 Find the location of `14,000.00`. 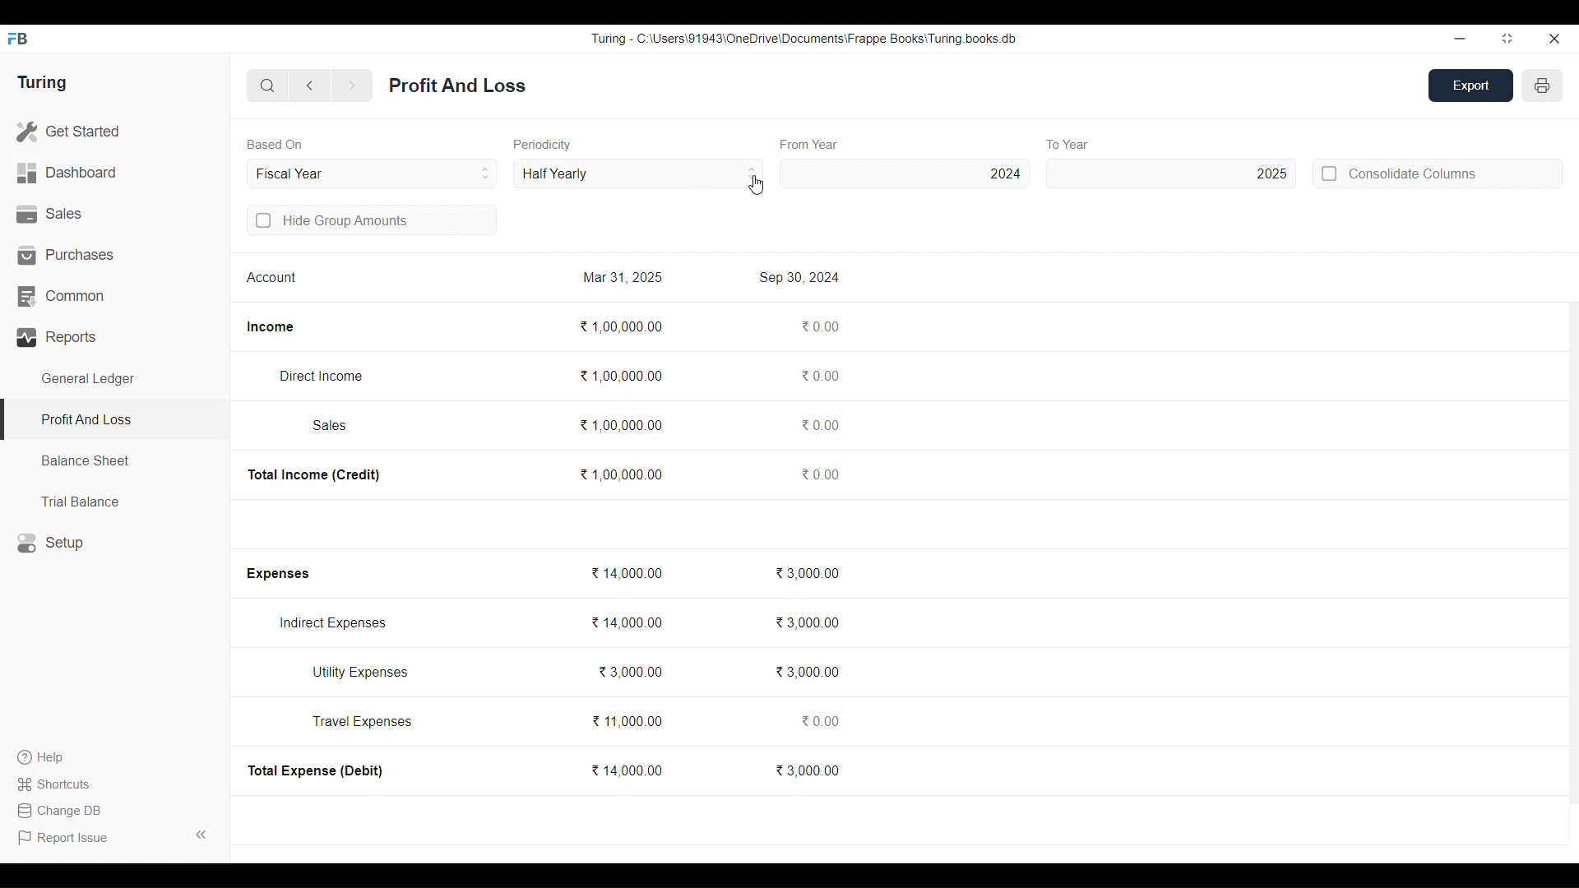

14,000.00 is located at coordinates (627, 622).